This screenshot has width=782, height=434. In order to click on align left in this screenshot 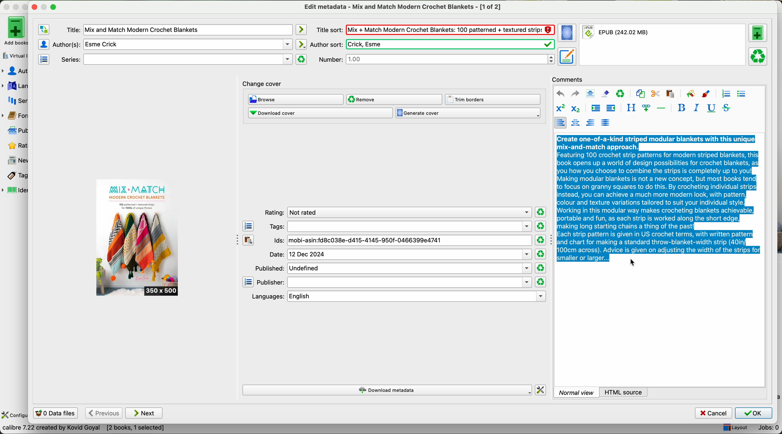, I will do `click(560, 122)`.